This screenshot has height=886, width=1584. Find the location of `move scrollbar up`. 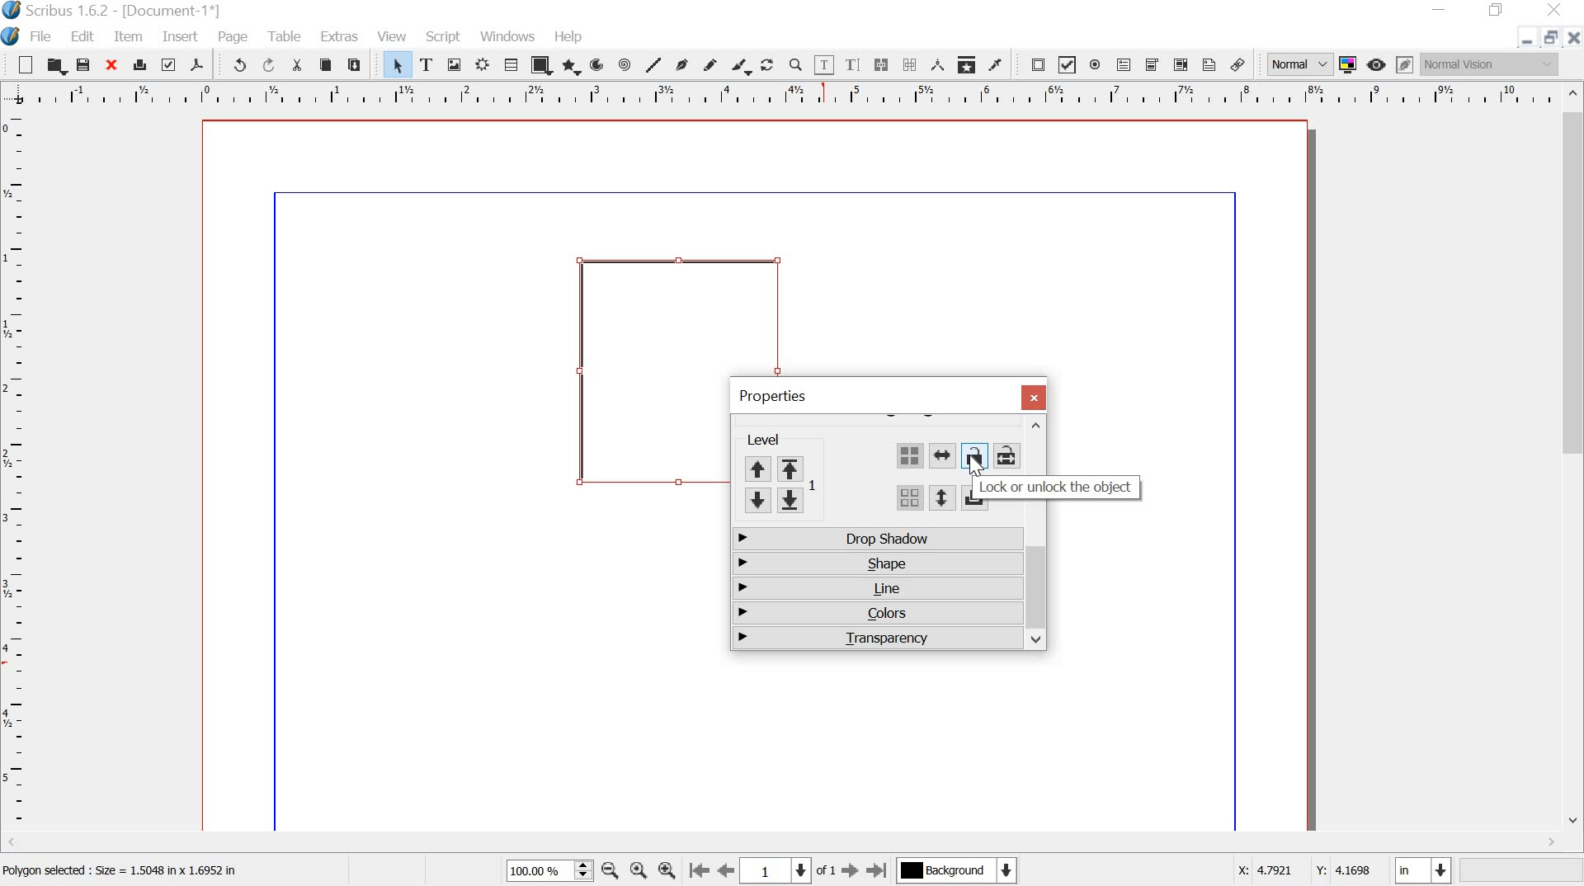

move scrollbar up is located at coordinates (1035, 427).